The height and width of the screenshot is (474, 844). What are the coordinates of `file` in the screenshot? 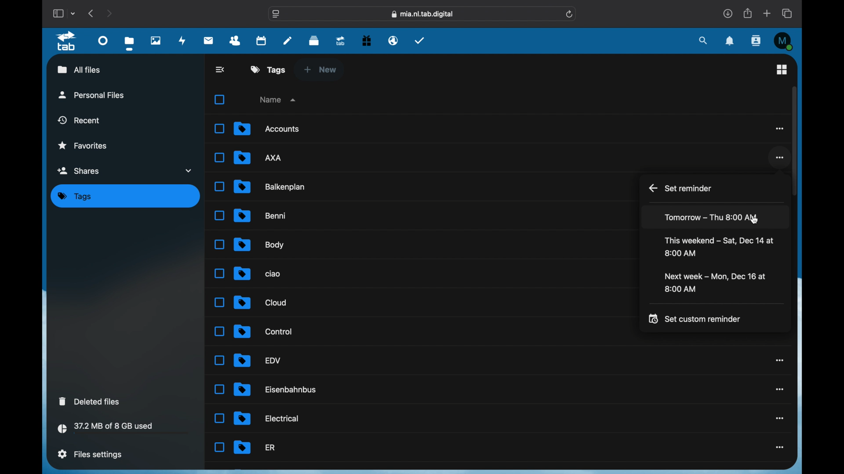 It's located at (259, 245).